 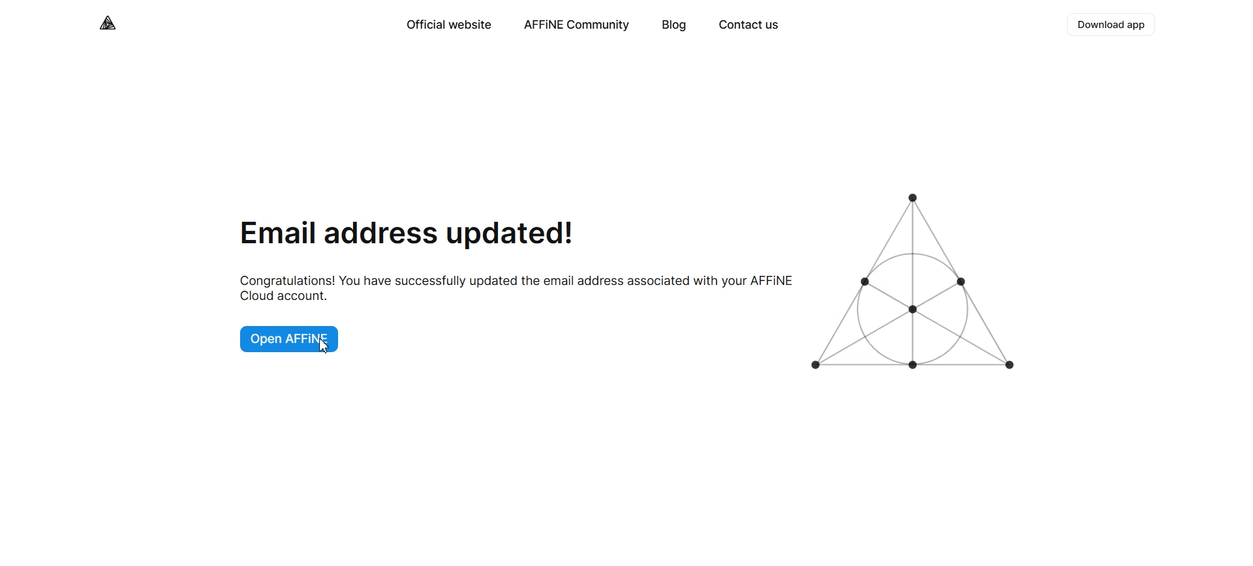 I want to click on Logo, so click(x=918, y=282).